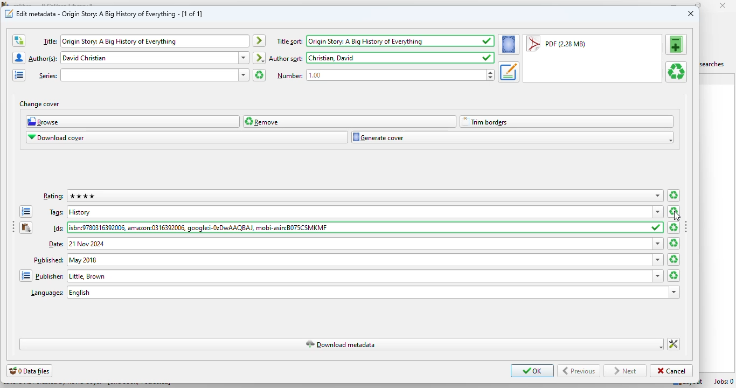 The height and width of the screenshot is (388, 736). I want to click on dropdown, so click(244, 75).